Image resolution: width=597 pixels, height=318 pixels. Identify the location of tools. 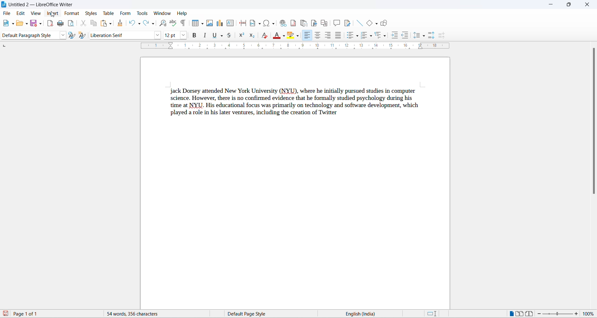
(143, 13).